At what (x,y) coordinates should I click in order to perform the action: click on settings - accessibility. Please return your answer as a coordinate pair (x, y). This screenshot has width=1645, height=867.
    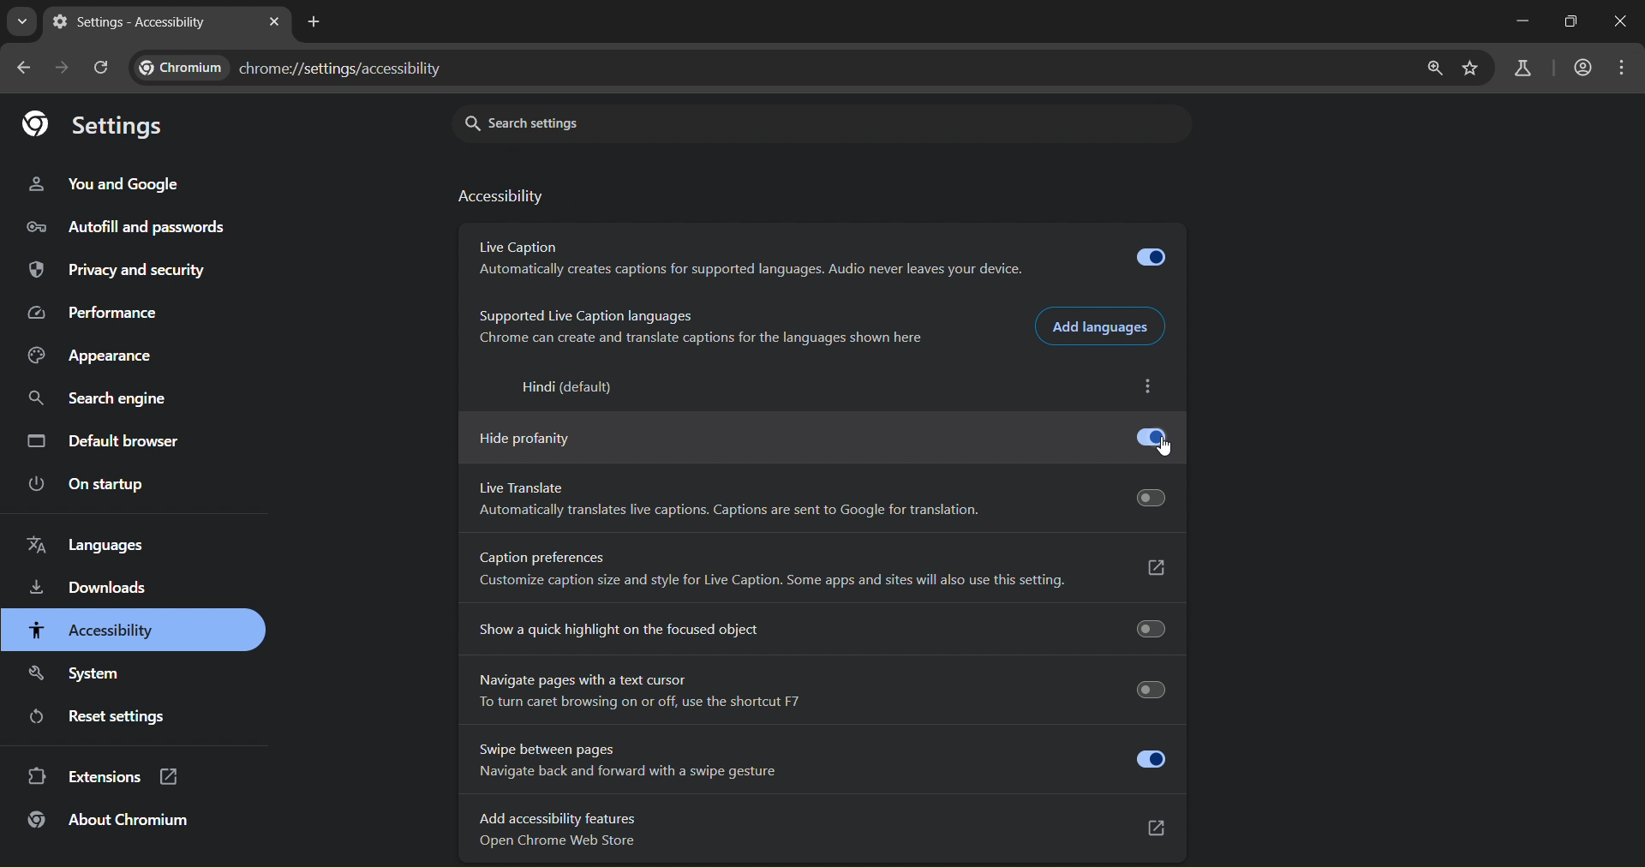
    Looking at the image, I should click on (140, 25).